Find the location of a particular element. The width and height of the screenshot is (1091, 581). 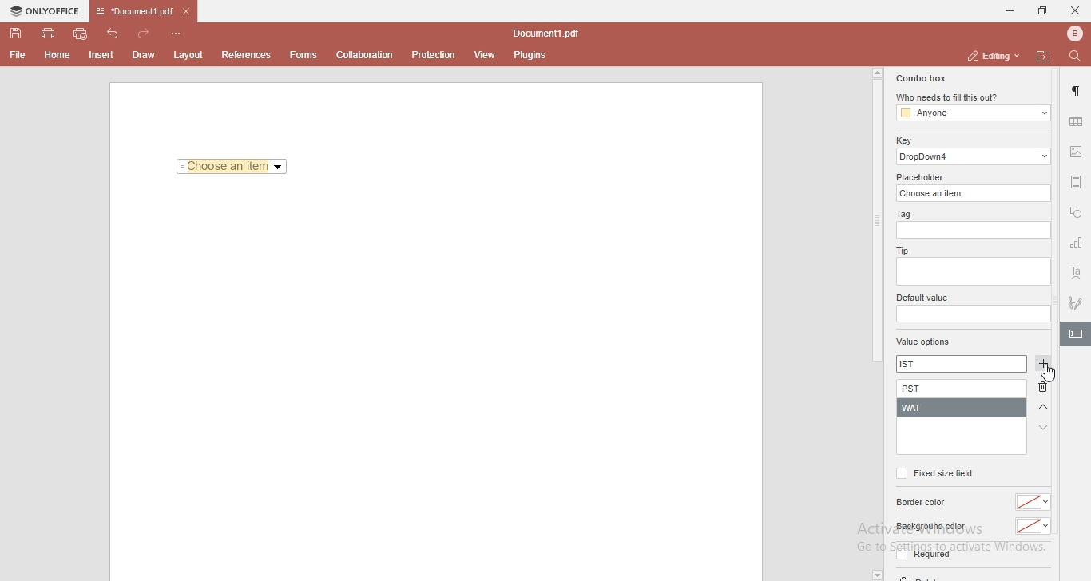

Insert is located at coordinates (101, 56).